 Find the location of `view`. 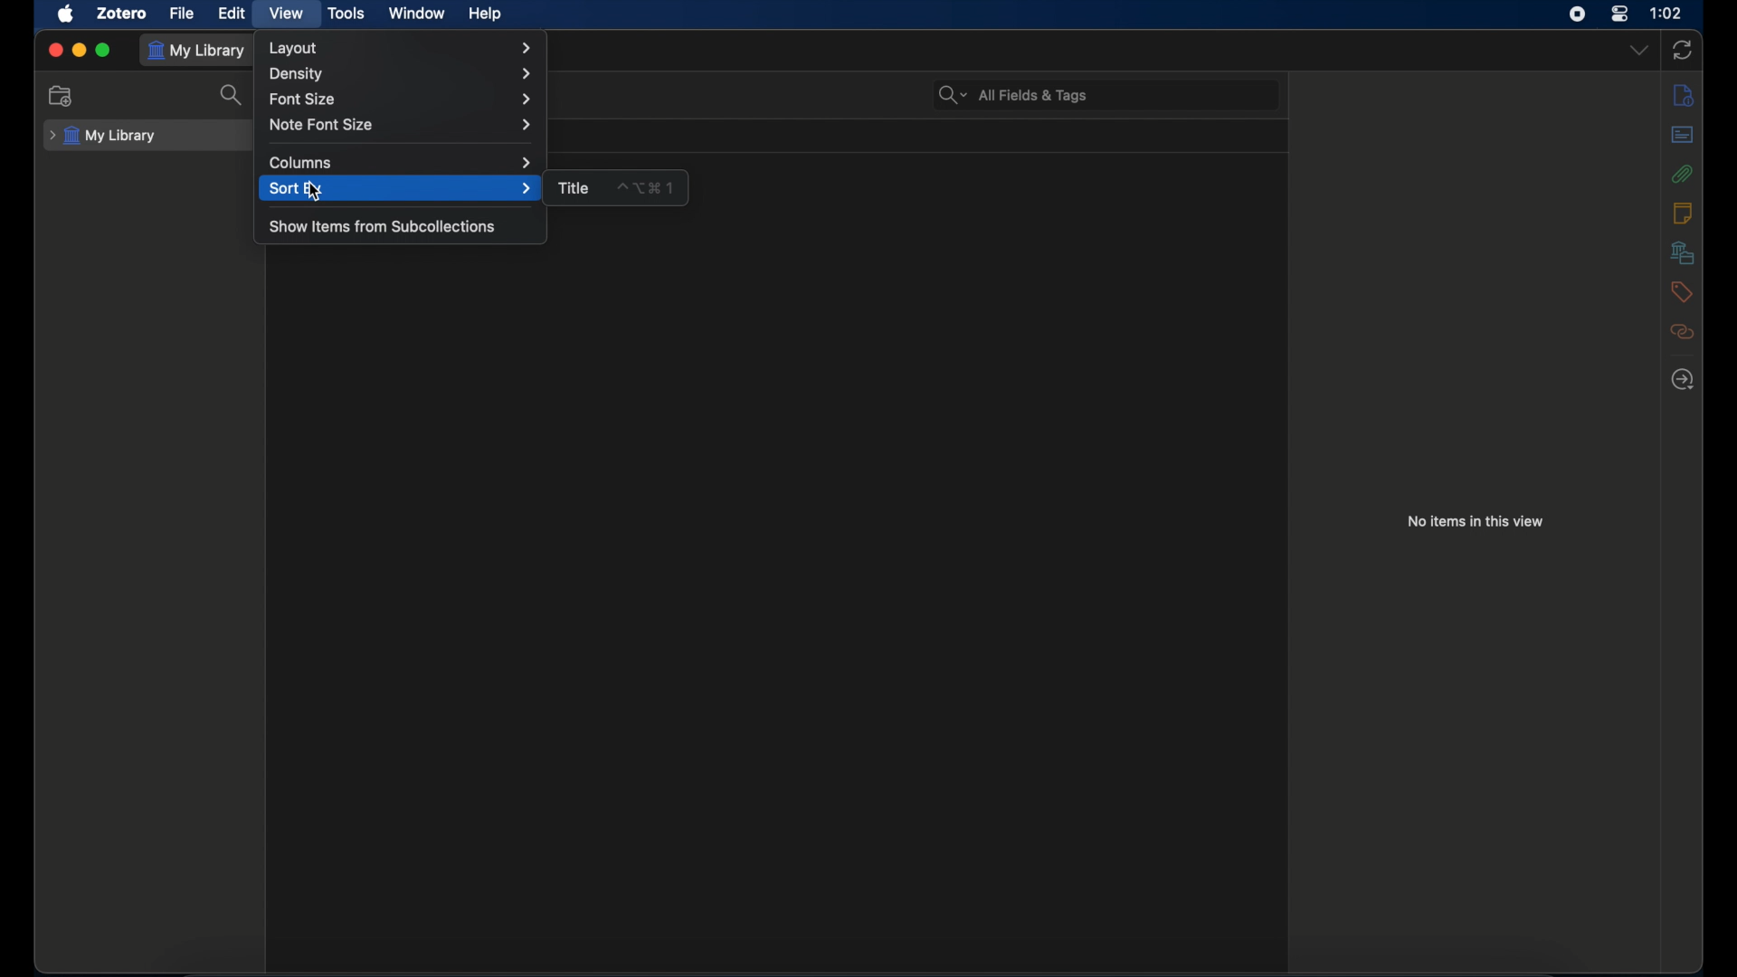

view is located at coordinates (284, 14).